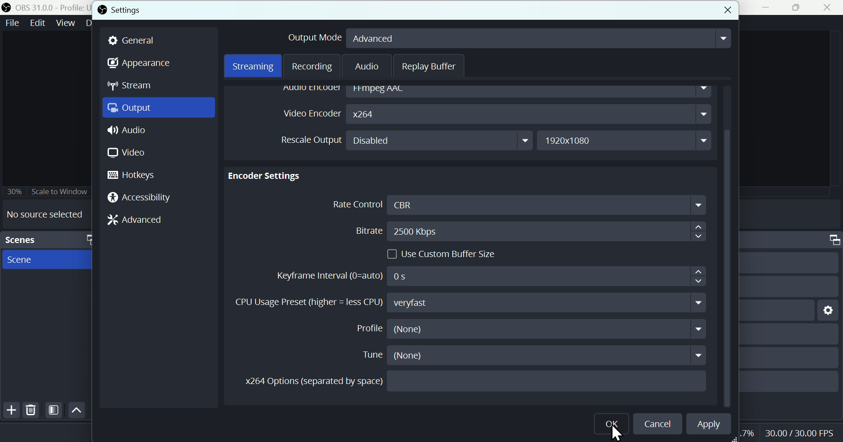 The image size is (843, 442). Describe the element at coordinates (137, 175) in the screenshot. I see `Hot keys` at that location.